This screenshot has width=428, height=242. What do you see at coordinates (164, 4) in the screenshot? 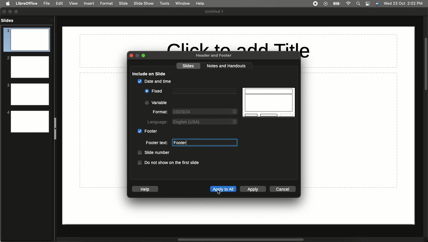
I see `Tools` at bounding box center [164, 4].